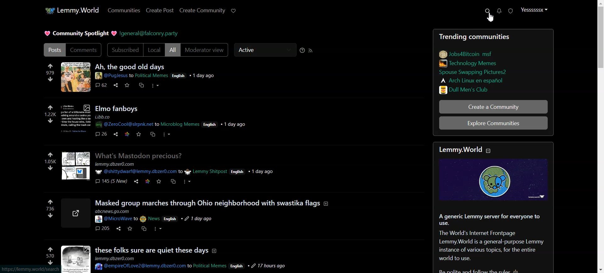 This screenshot has height=273, width=604. What do you see at coordinates (48, 72) in the screenshot?
I see `numbers` at bounding box center [48, 72].